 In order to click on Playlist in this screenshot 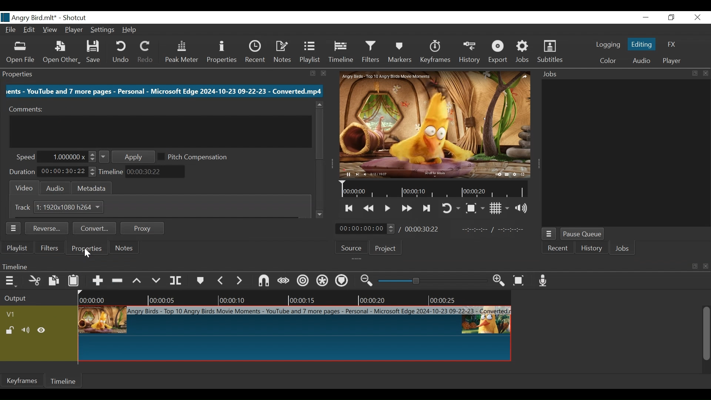, I will do `click(17, 249)`.